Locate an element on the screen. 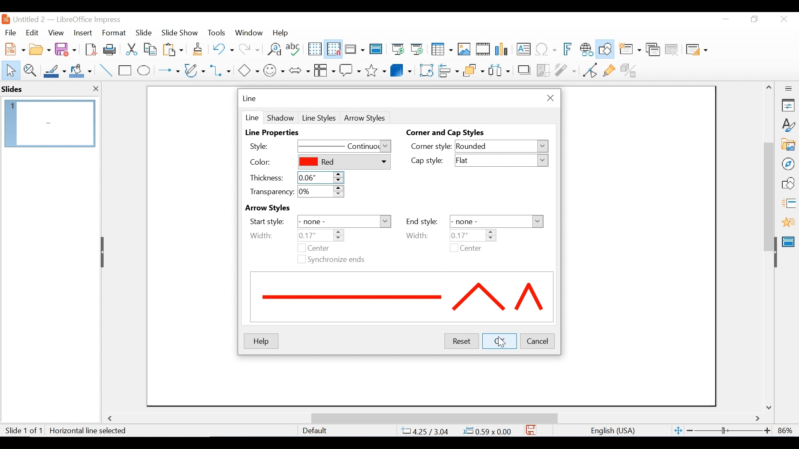  Display Grid is located at coordinates (314, 49).